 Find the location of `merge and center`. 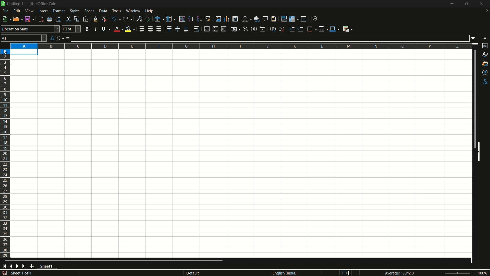

merge and center is located at coordinates (215, 29).